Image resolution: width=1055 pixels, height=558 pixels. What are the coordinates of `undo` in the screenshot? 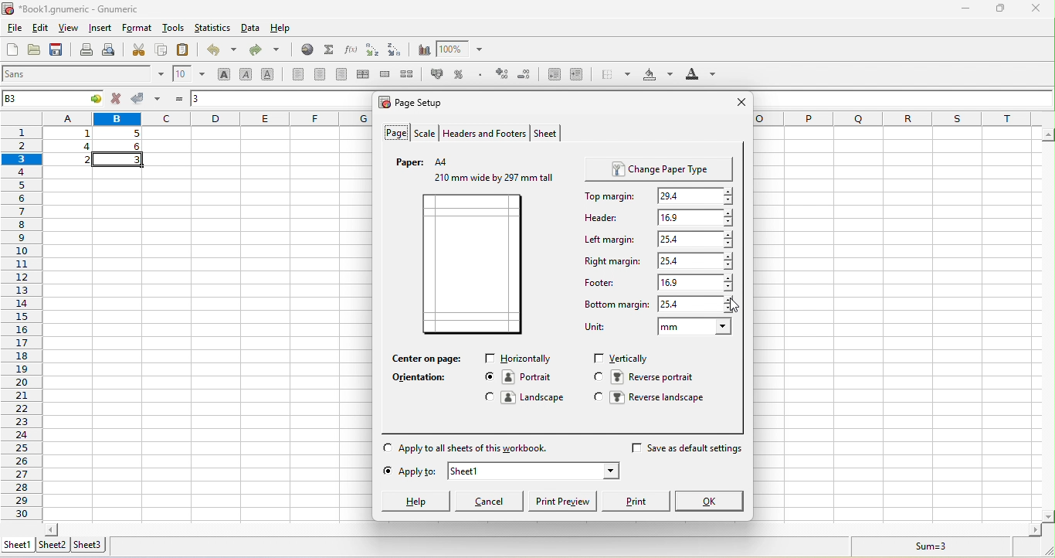 It's located at (216, 51).